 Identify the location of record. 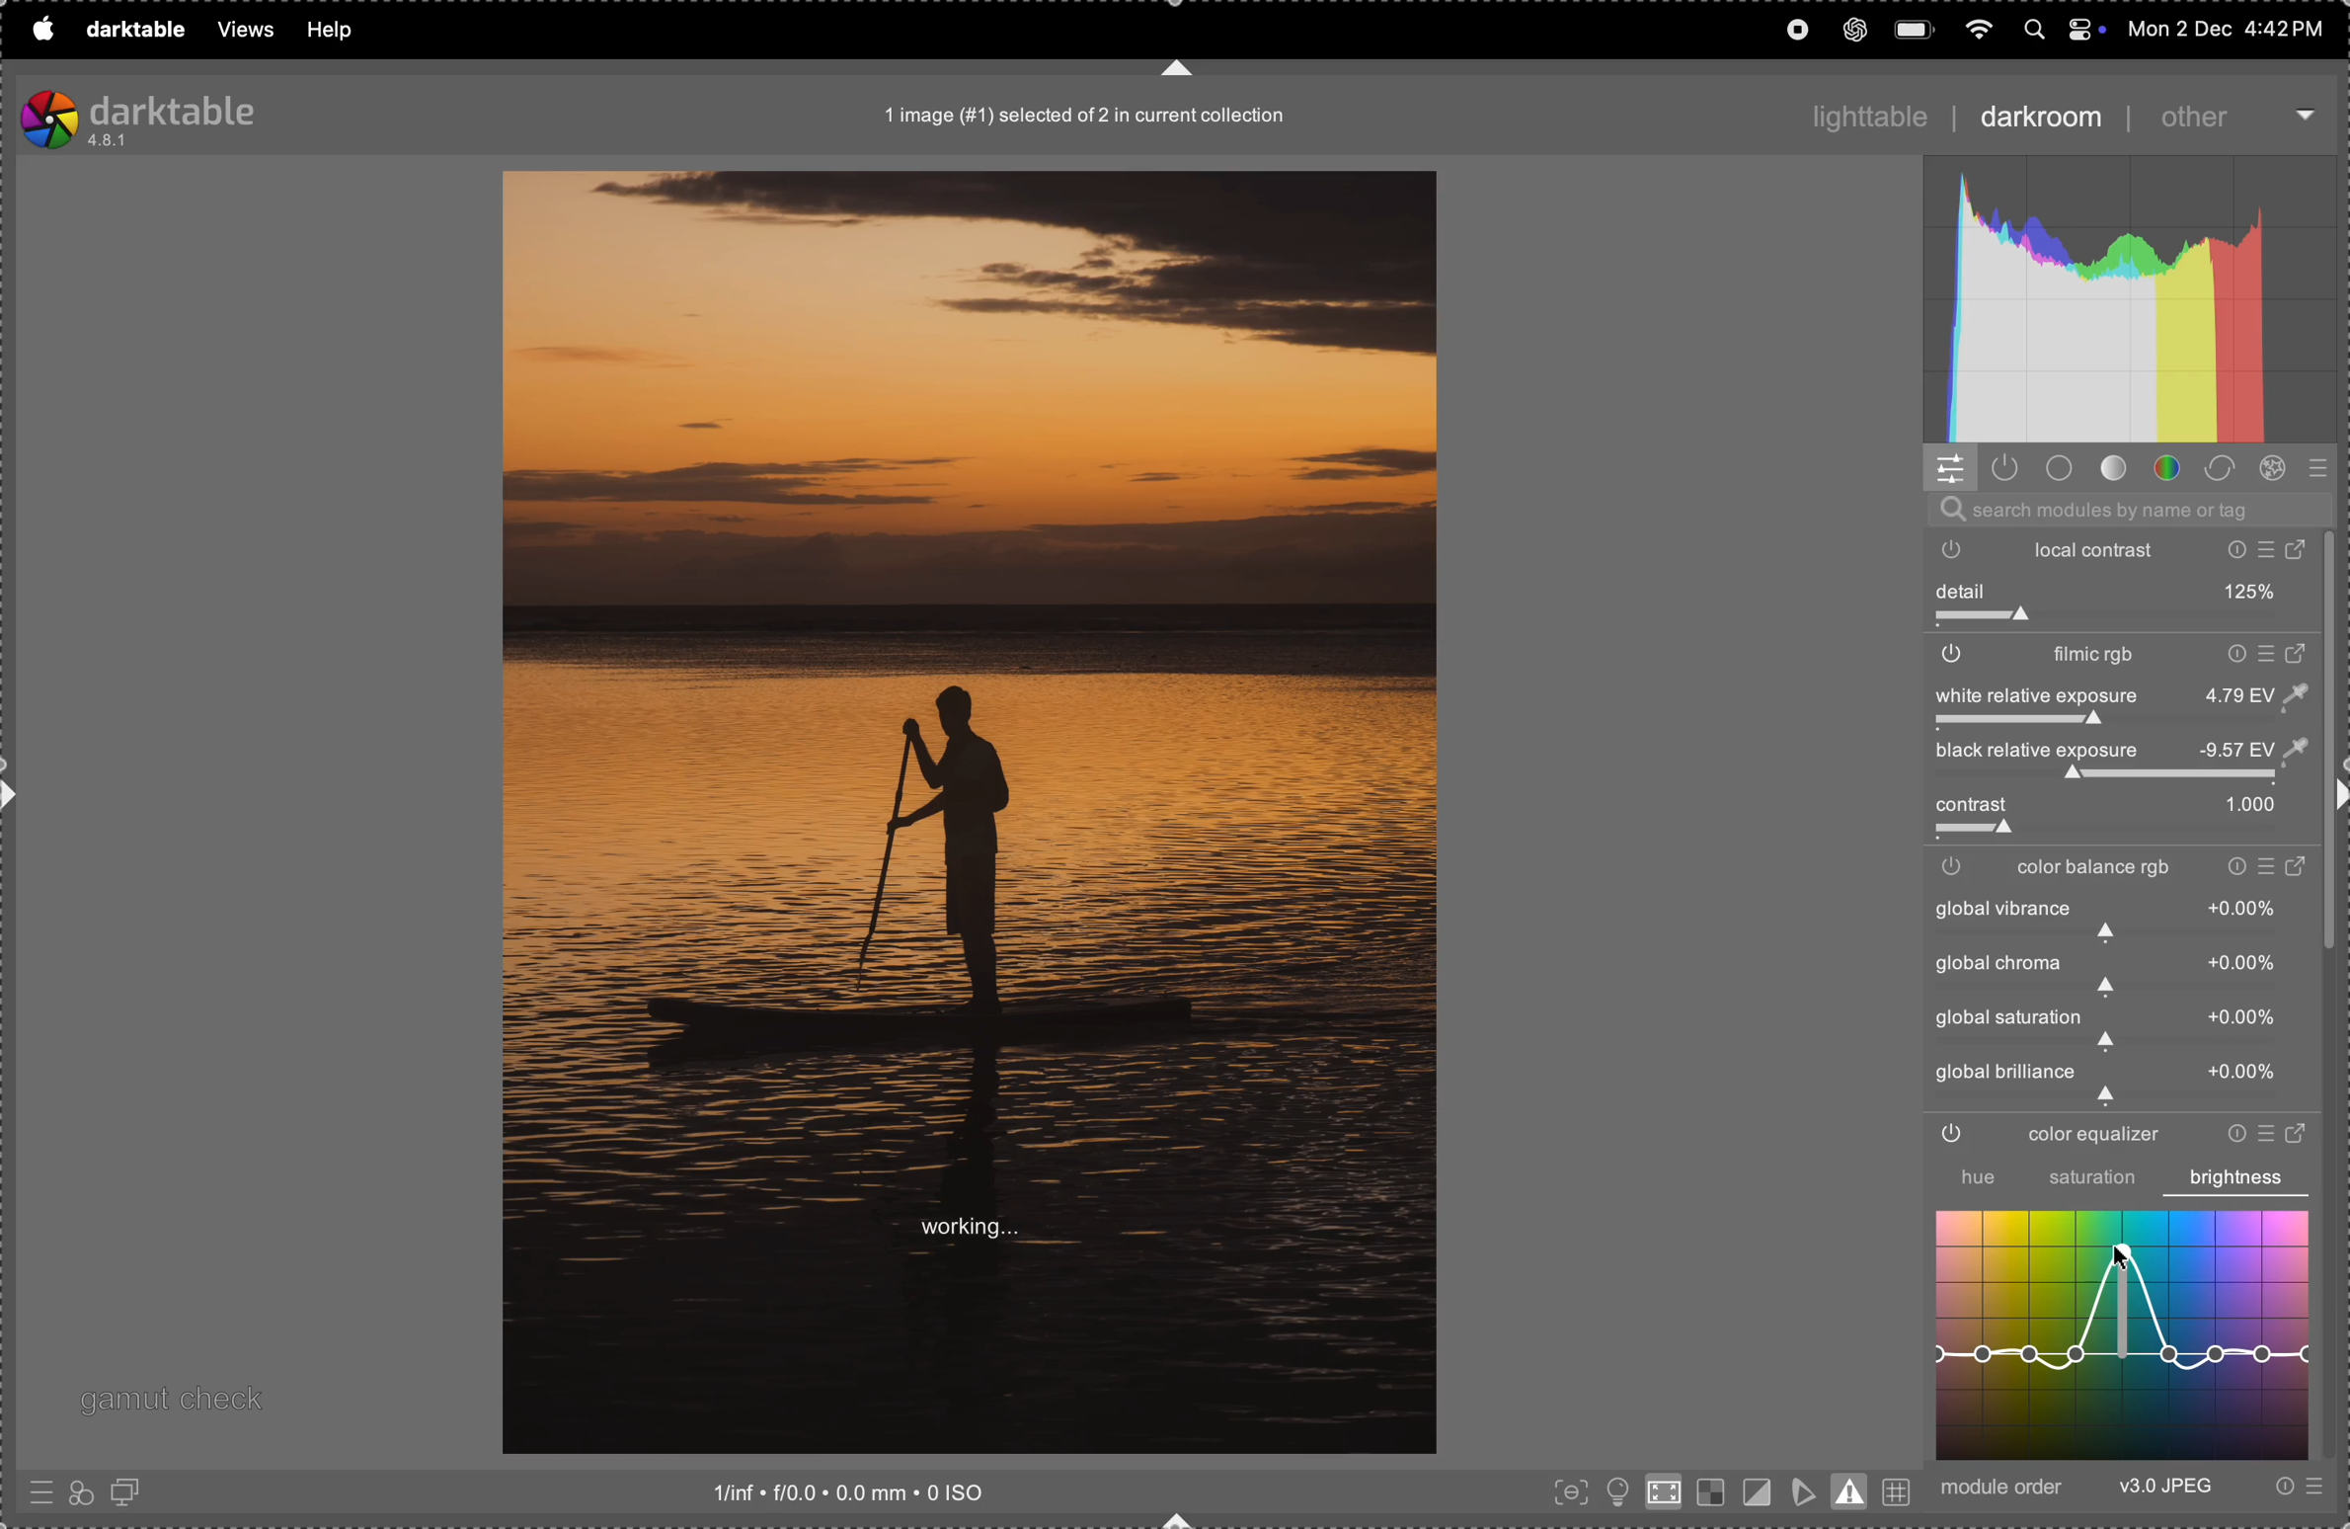
(1794, 29).